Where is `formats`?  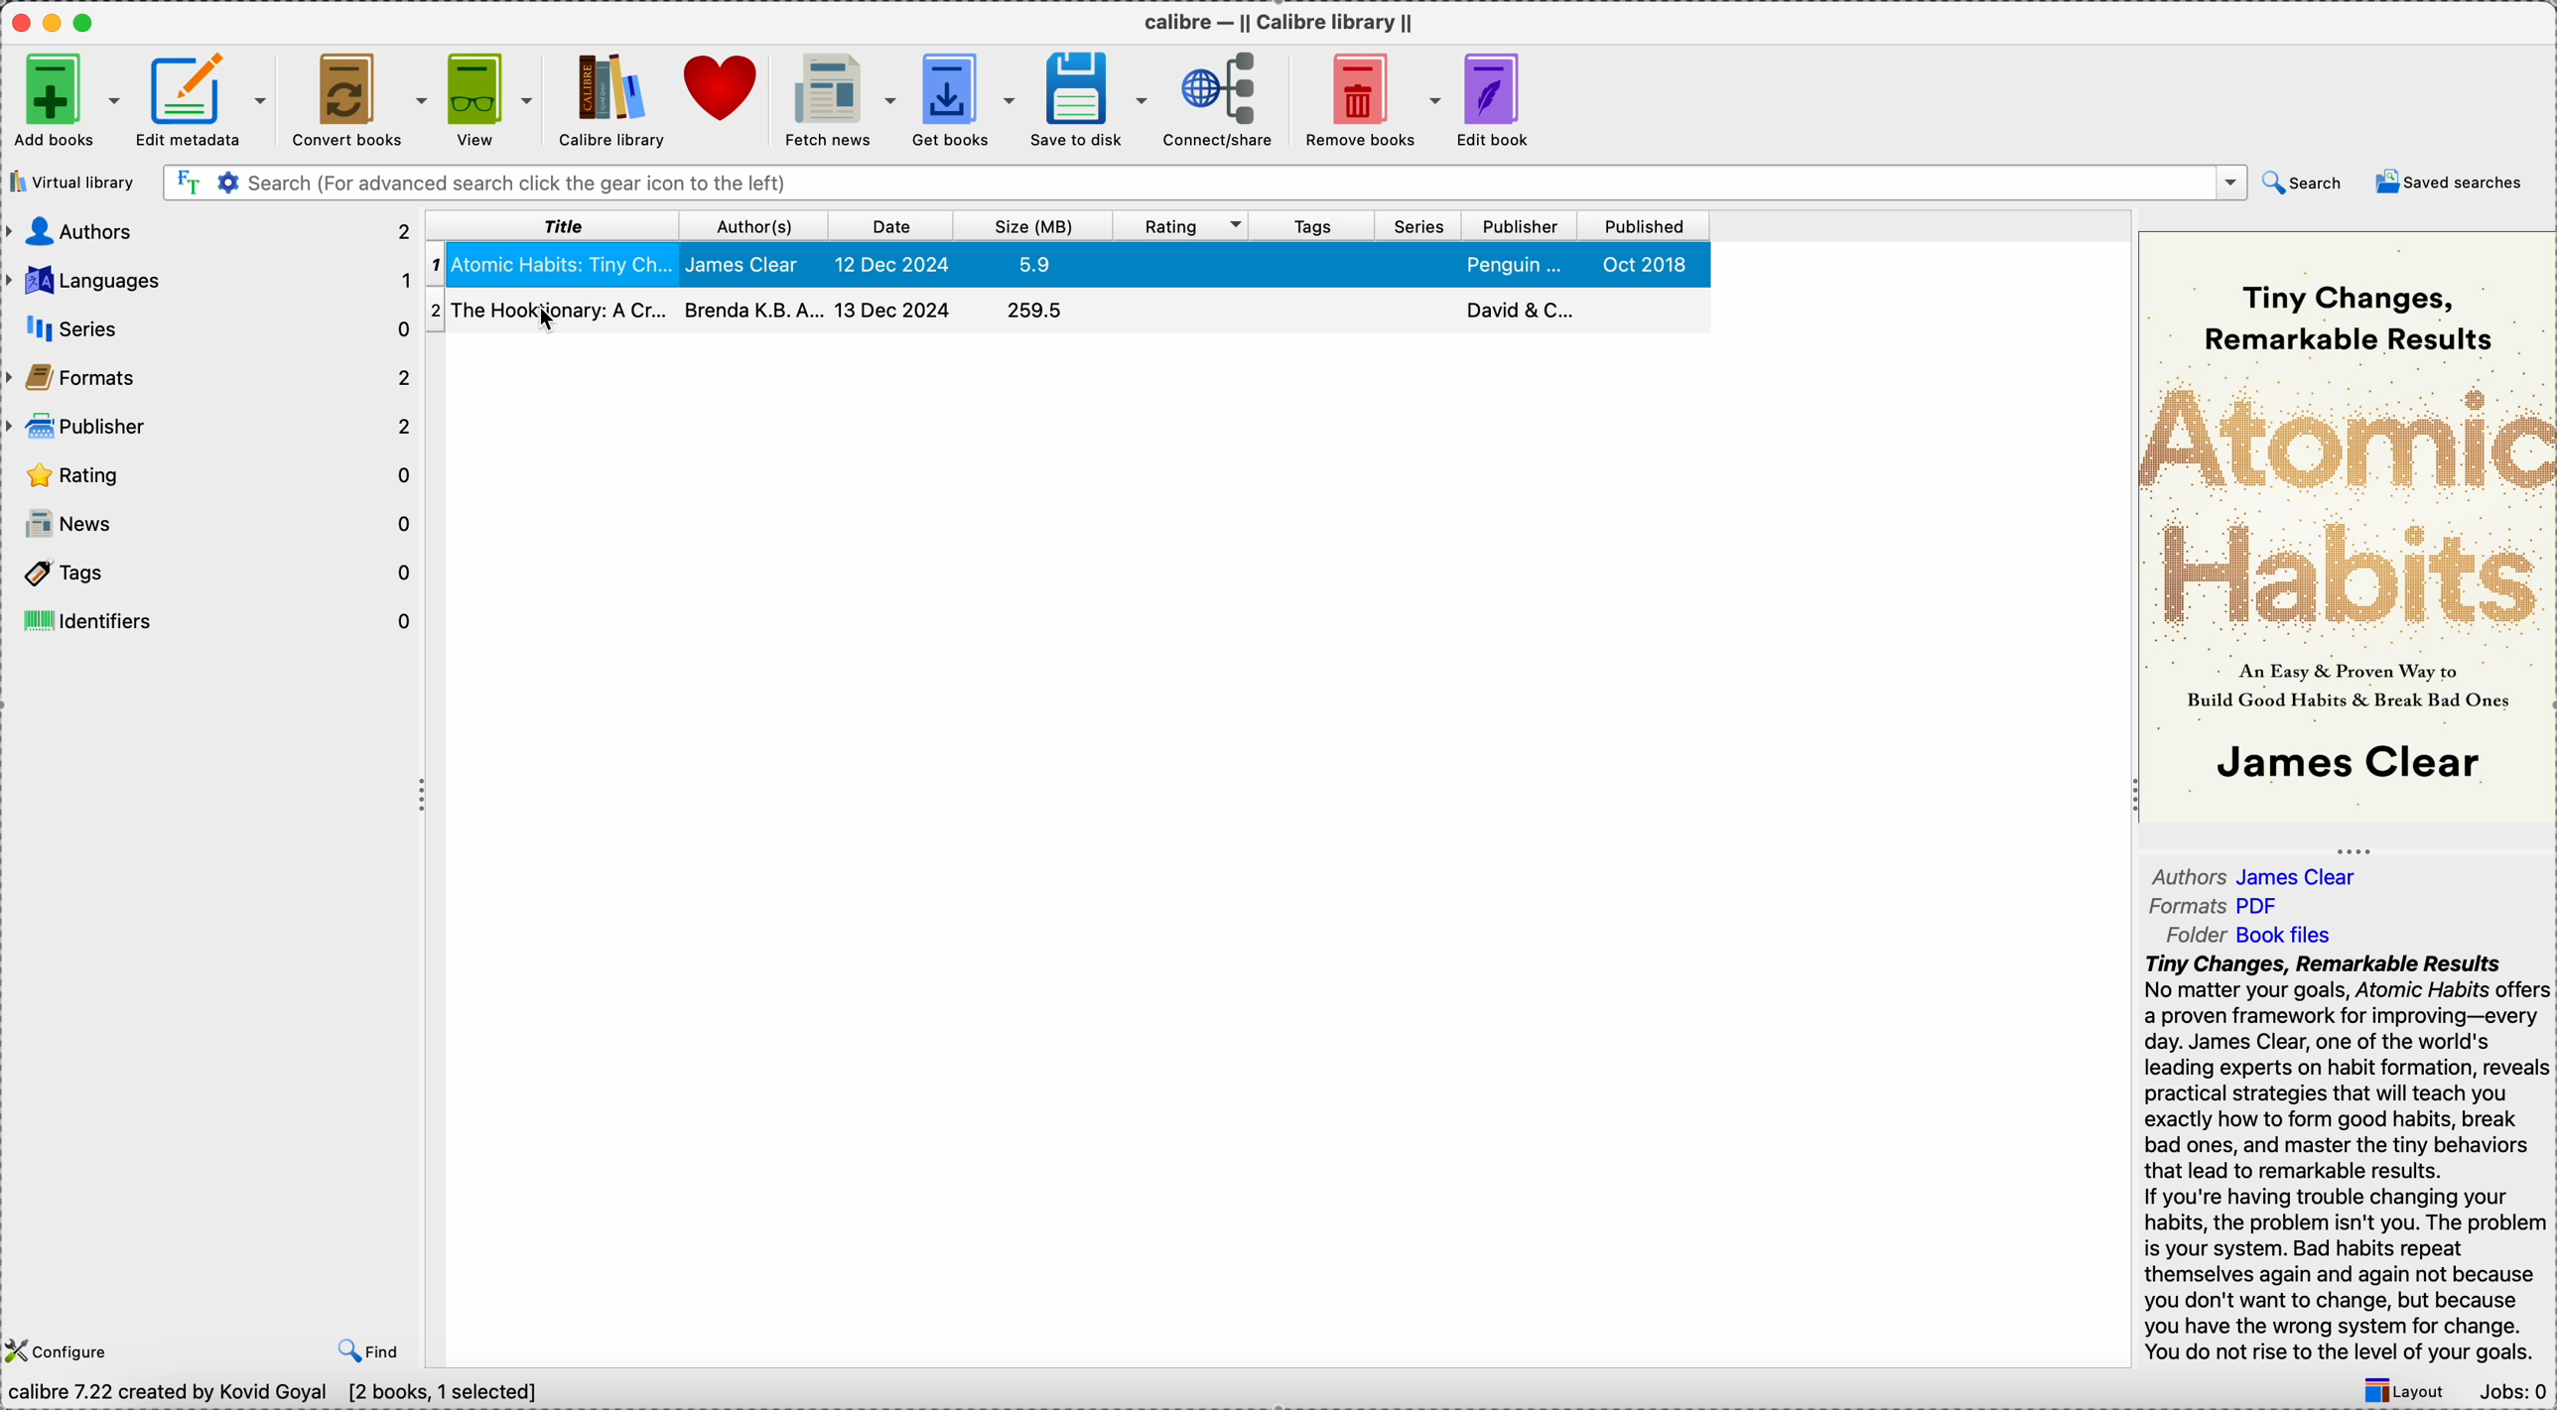
formats is located at coordinates (206, 375).